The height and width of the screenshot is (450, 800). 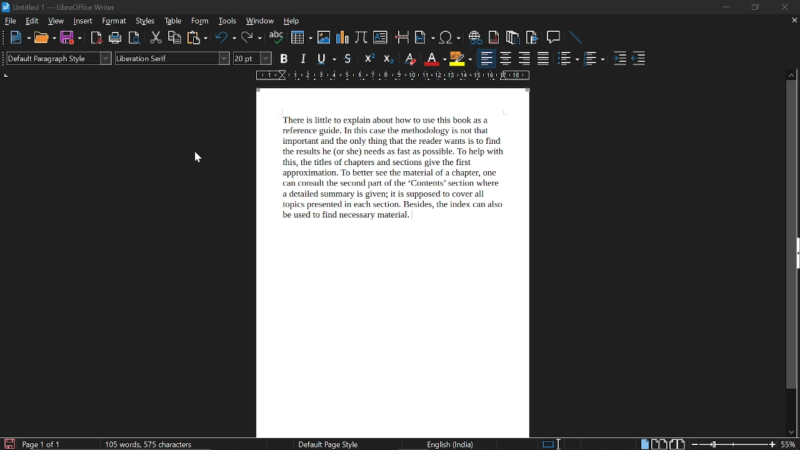 What do you see at coordinates (252, 58) in the screenshot?
I see `font size` at bounding box center [252, 58].